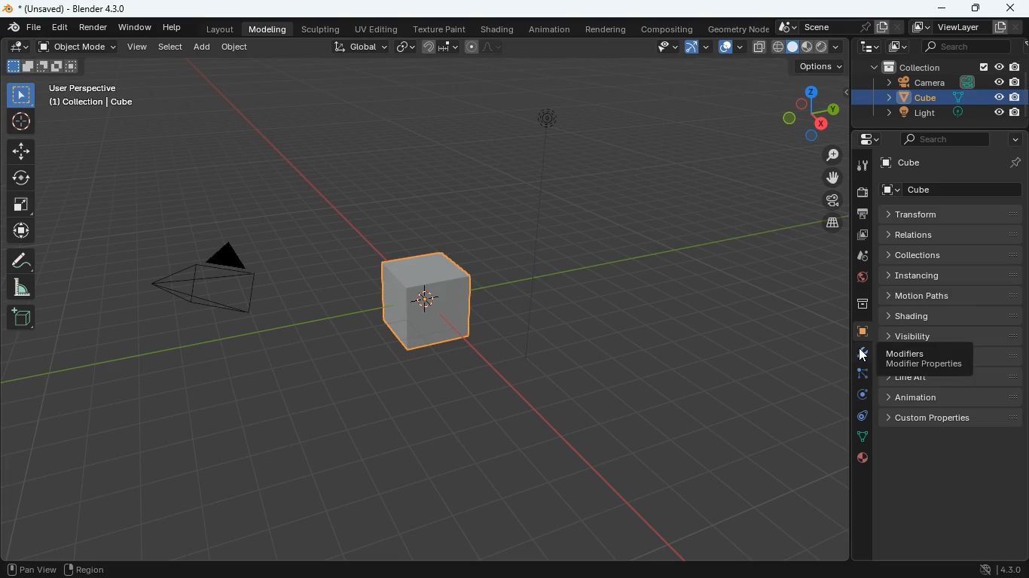 The height and width of the screenshot is (578, 1029). Describe the element at coordinates (951, 214) in the screenshot. I see `transform` at that location.